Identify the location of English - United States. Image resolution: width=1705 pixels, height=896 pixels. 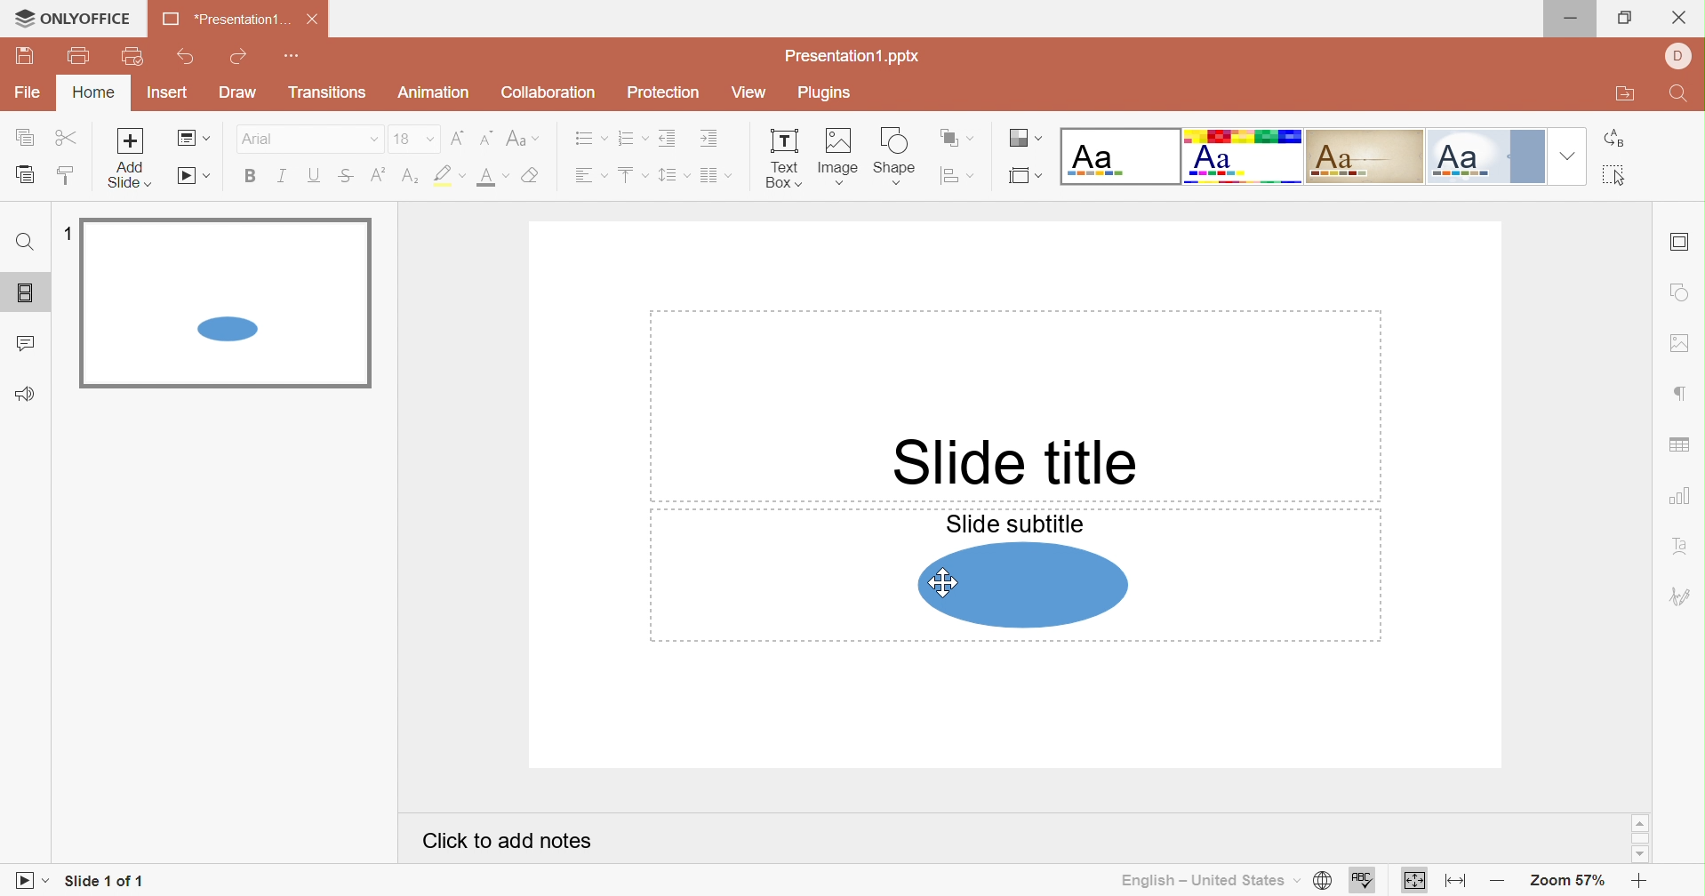
(1205, 880).